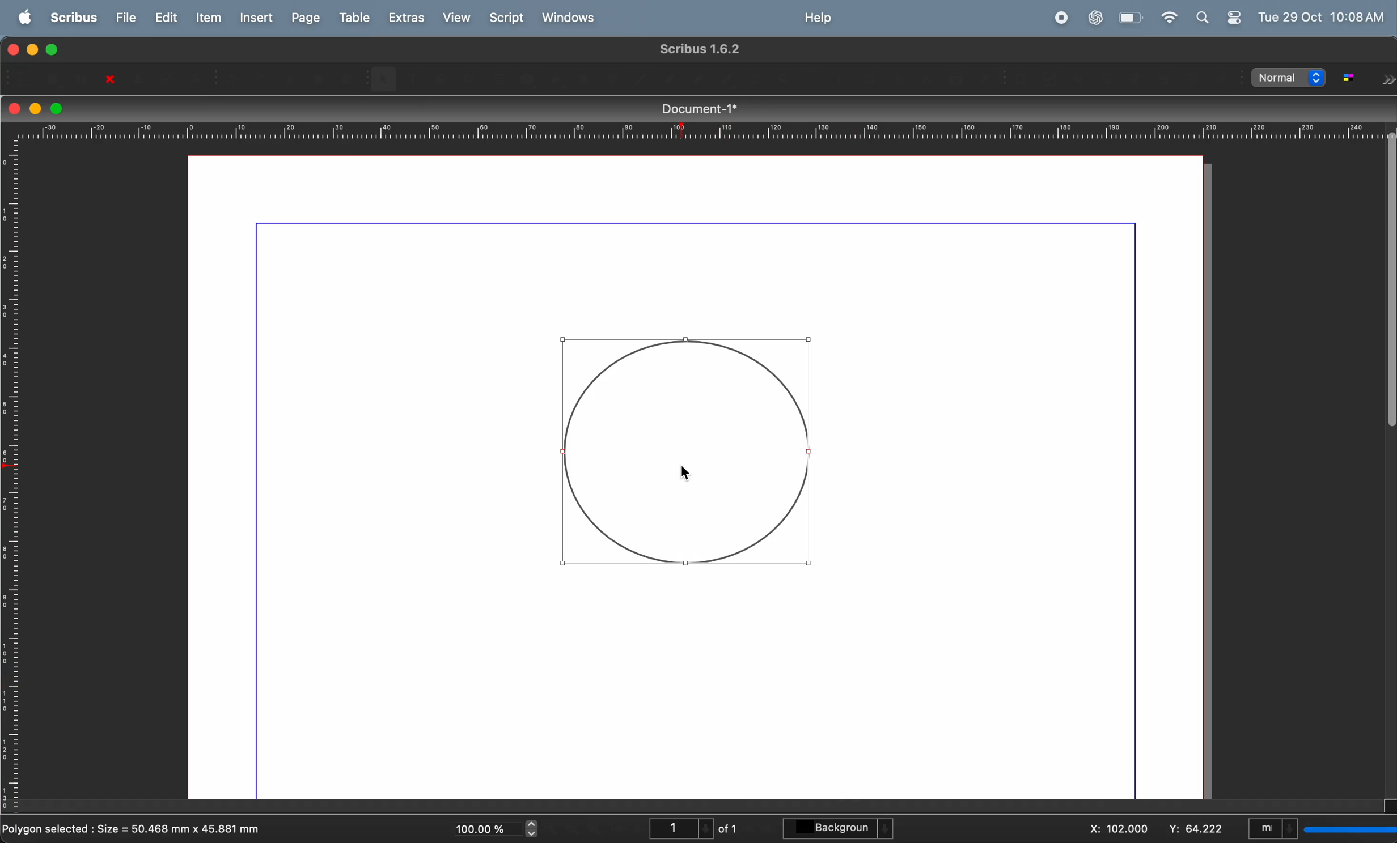 Image resolution: width=1397 pixels, height=843 pixels. I want to click on battery, so click(1130, 17).